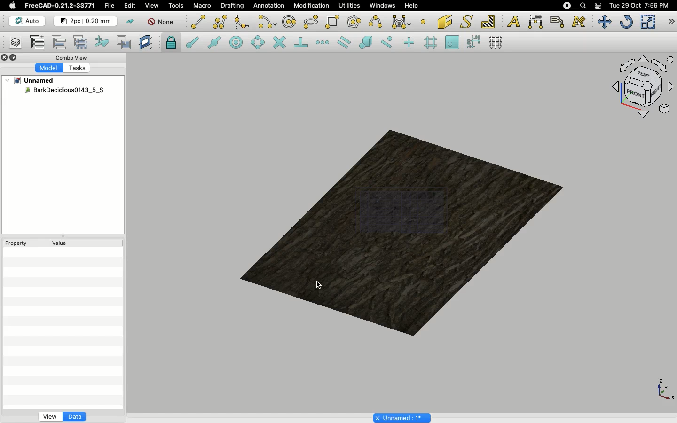 This screenshot has height=423, width=677. What do you see at coordinates (13, 5) in the screenshot?
I see `Apple log` at bounding box center [13, 5].